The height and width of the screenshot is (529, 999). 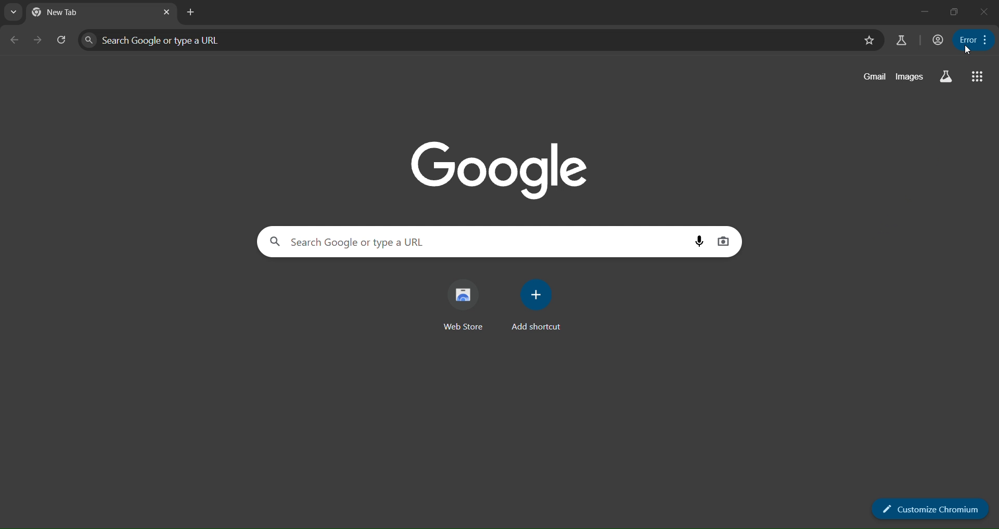 What do you see at coordinates (35, 41) in the screenshot?
I see `go forward one page` at bounding box center [35, 41].